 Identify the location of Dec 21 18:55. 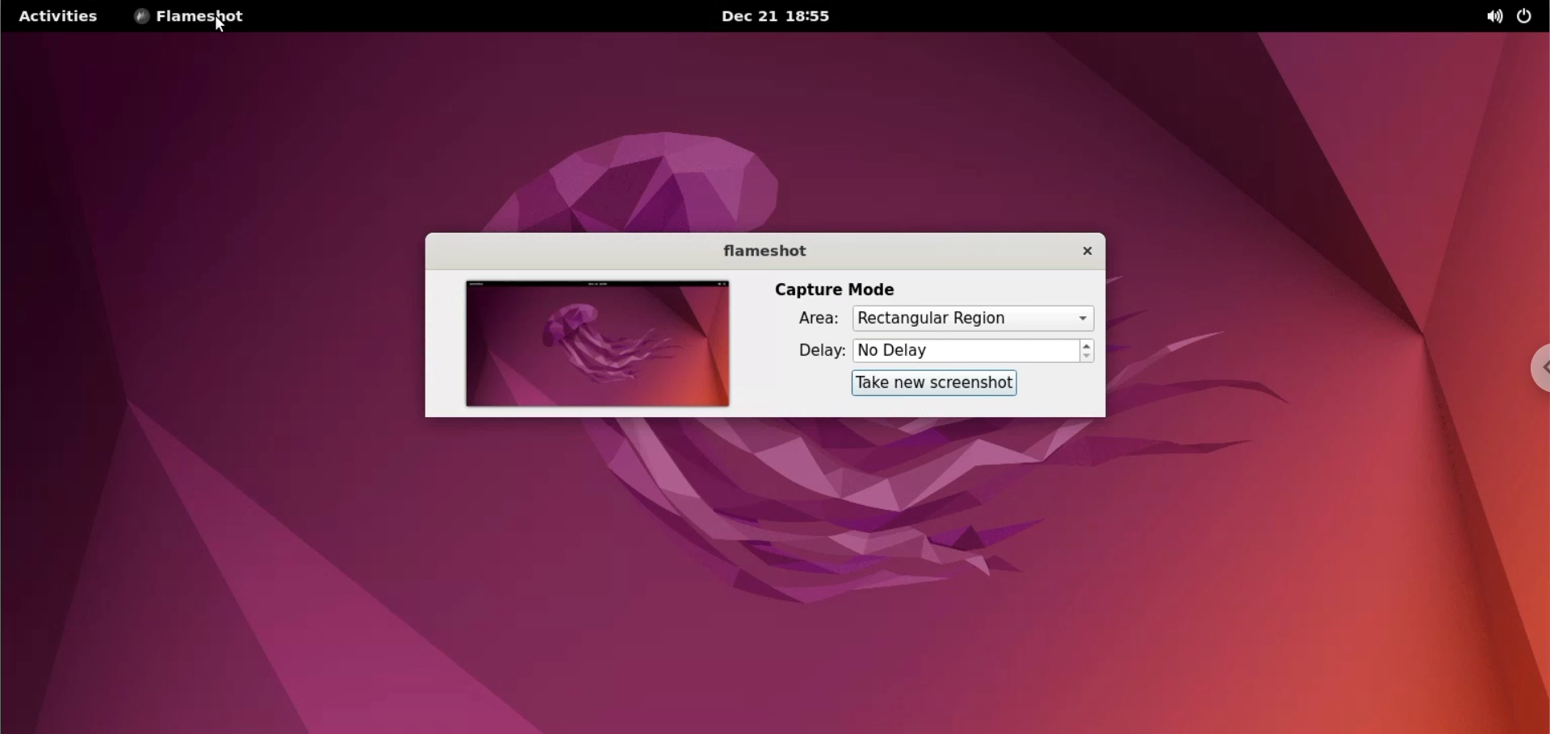
(775, 17).